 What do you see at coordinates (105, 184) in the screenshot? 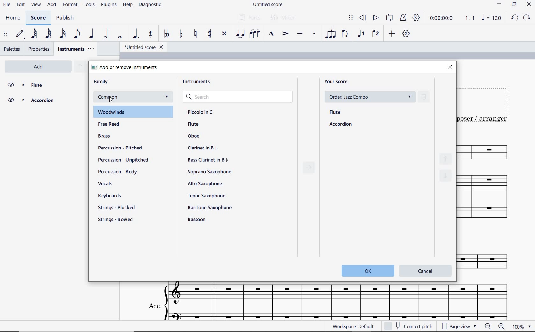
I see `vocals` at bounding box center [105, 184].